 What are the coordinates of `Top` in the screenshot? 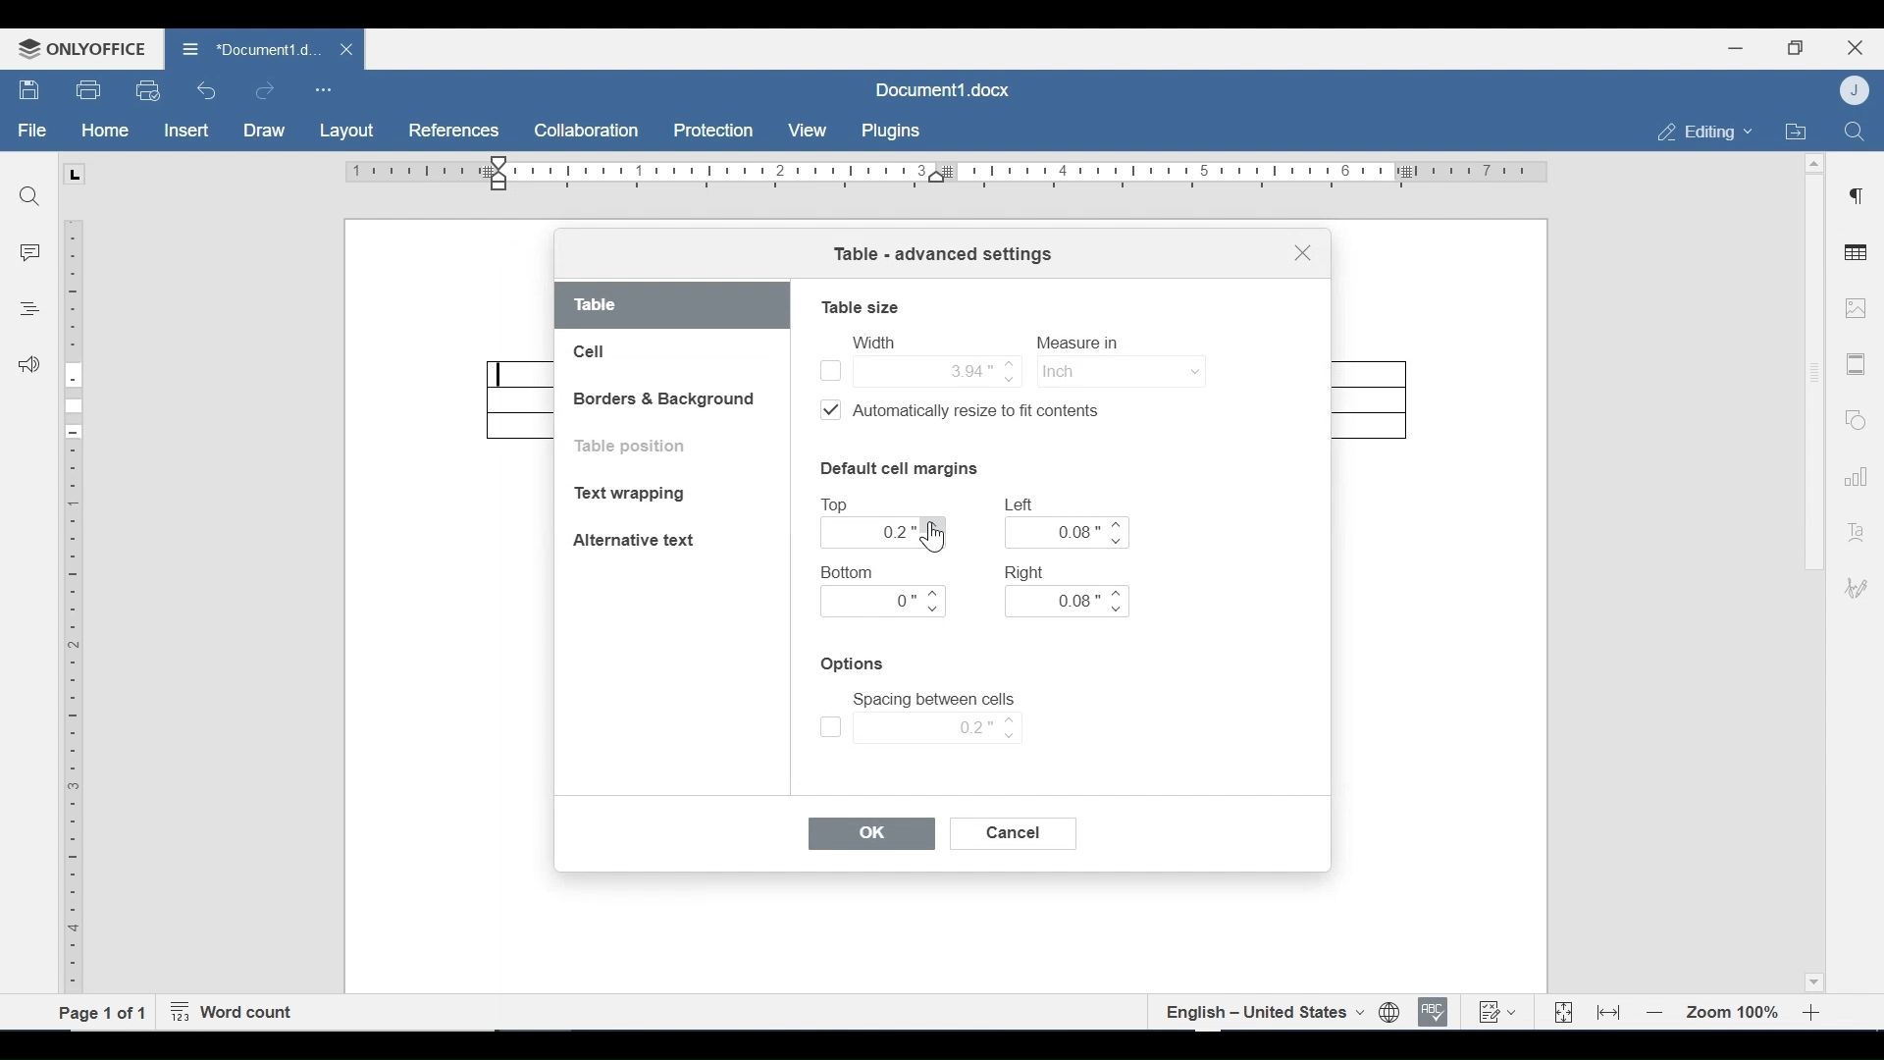 It's located at (839, 505).